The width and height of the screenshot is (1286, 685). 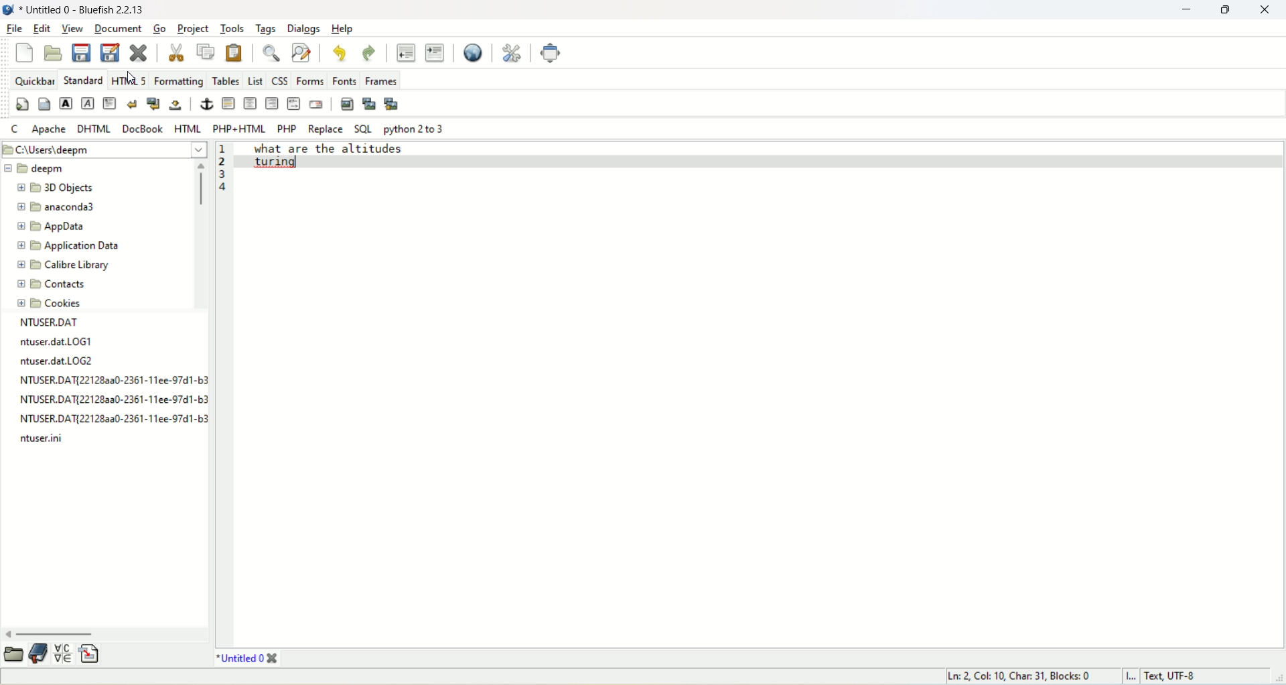 What do you see at coordinates (304, 30) in the screenshot?
I see `dialogs` at bounding box center [304, 30].